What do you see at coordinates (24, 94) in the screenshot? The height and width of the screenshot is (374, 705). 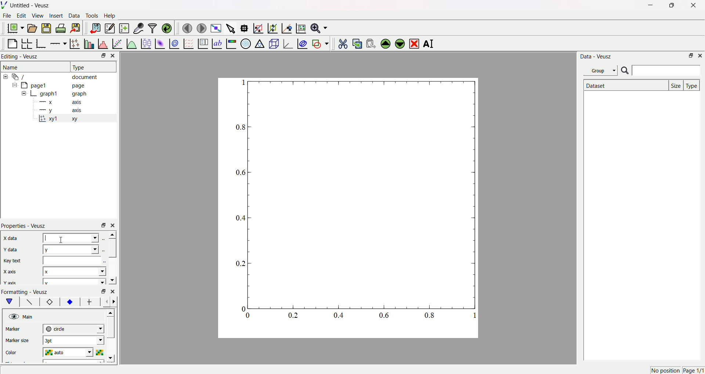 I see `expand` at bounding box center [24, 94].